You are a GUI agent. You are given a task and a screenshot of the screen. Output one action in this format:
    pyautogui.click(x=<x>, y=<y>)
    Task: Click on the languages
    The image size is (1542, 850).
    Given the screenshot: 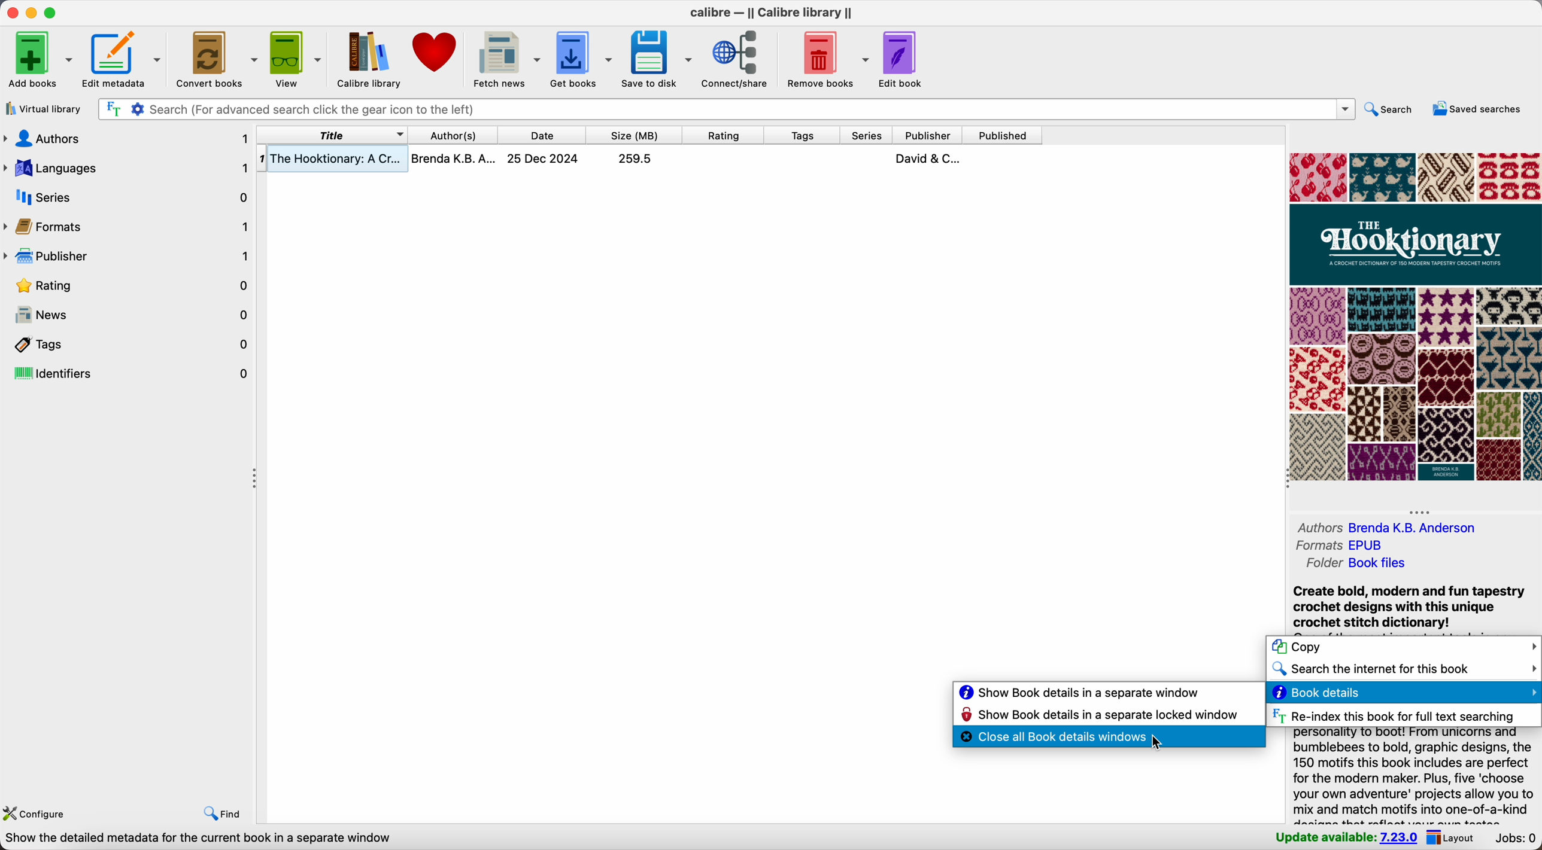 What is the action you would take?
    pyautogui.click(x=128, y=166)
    